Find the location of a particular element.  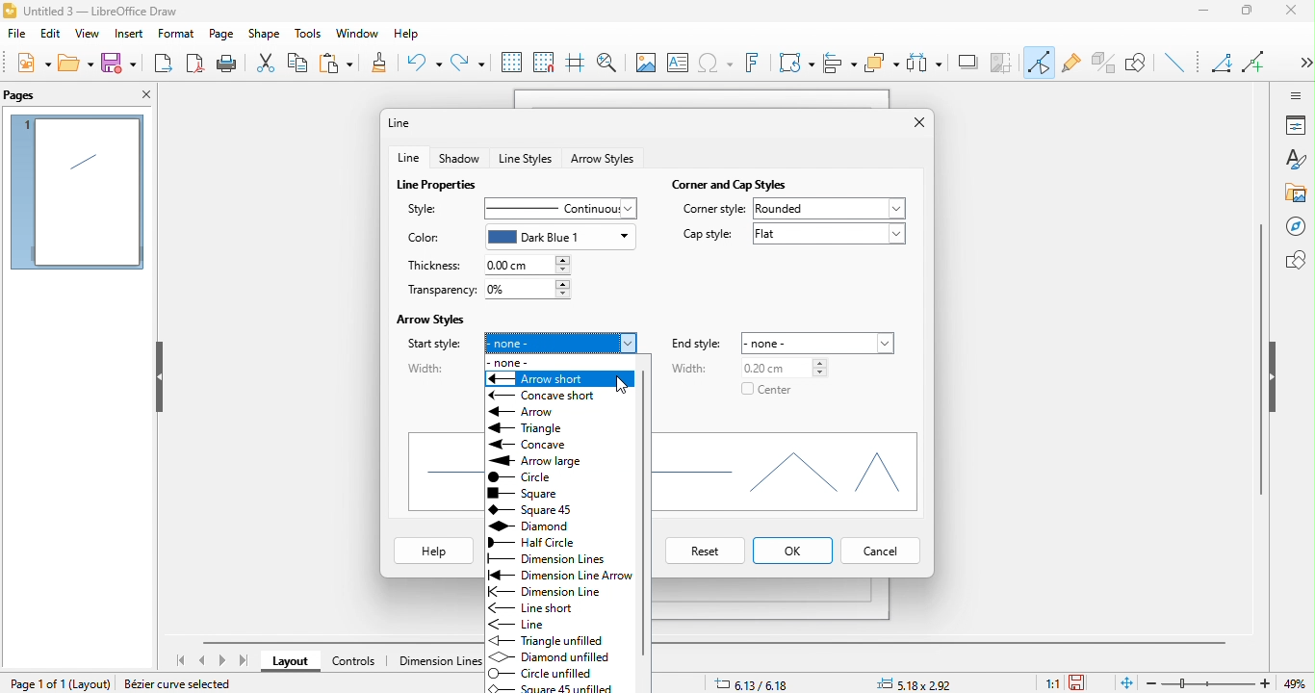

page is located at coordinates (221, 35).